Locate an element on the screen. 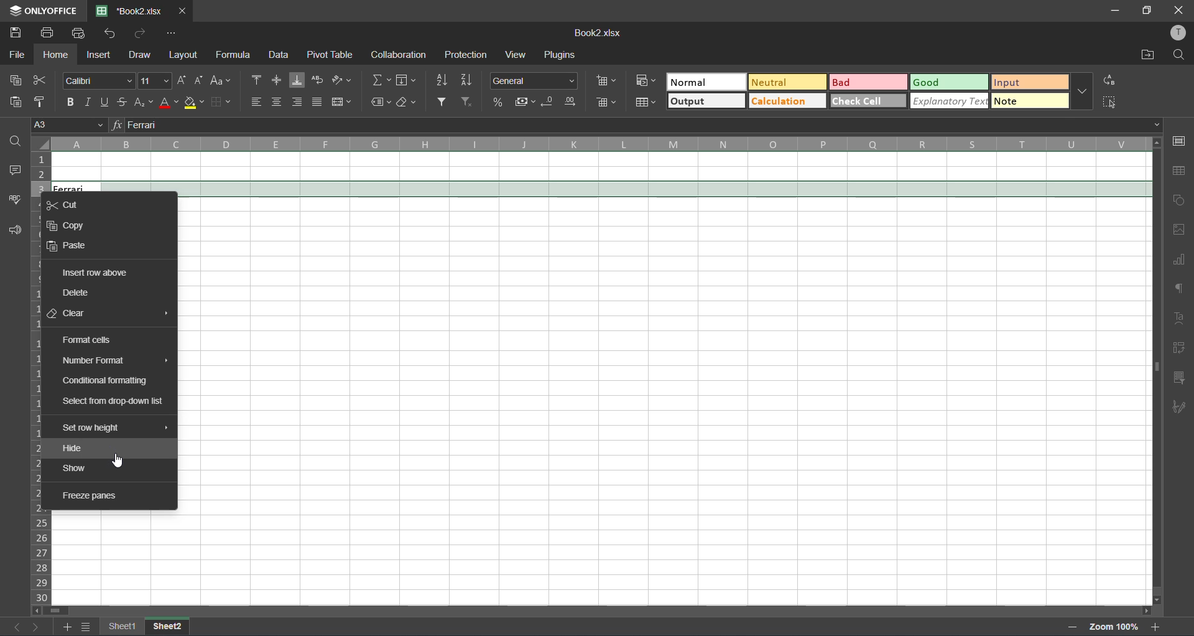  copy style is located at coordinates (40, 100).